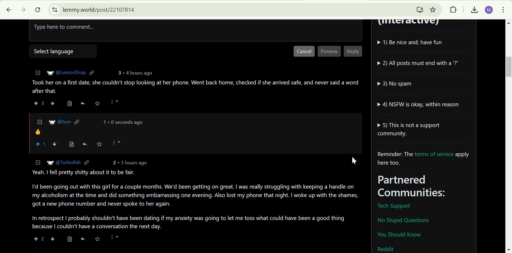 This screenshot has height=253, width=512. Describe the element at coordinates (97, 239) in the screenshot. I see `save` at that location.